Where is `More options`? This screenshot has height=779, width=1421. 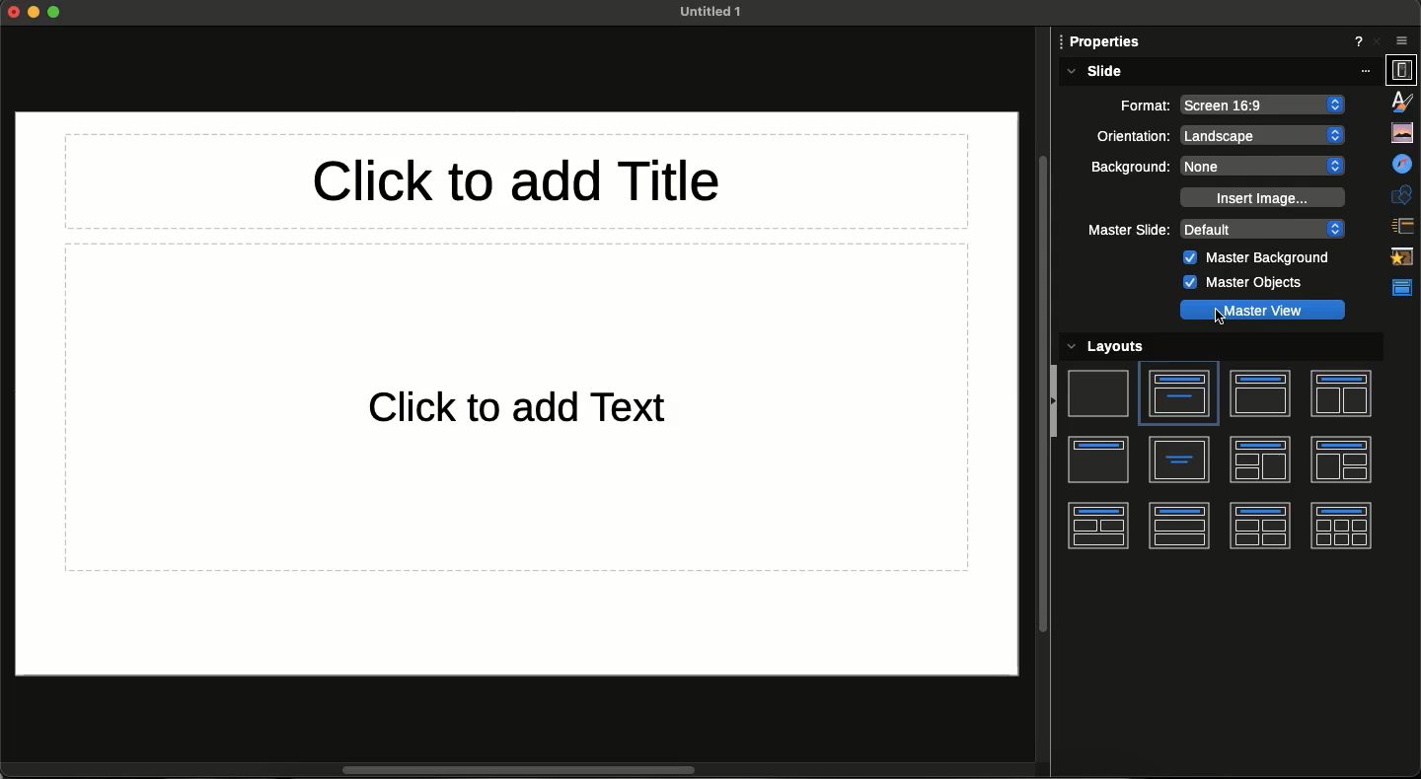
More options is located at coordinates (1369, 70).